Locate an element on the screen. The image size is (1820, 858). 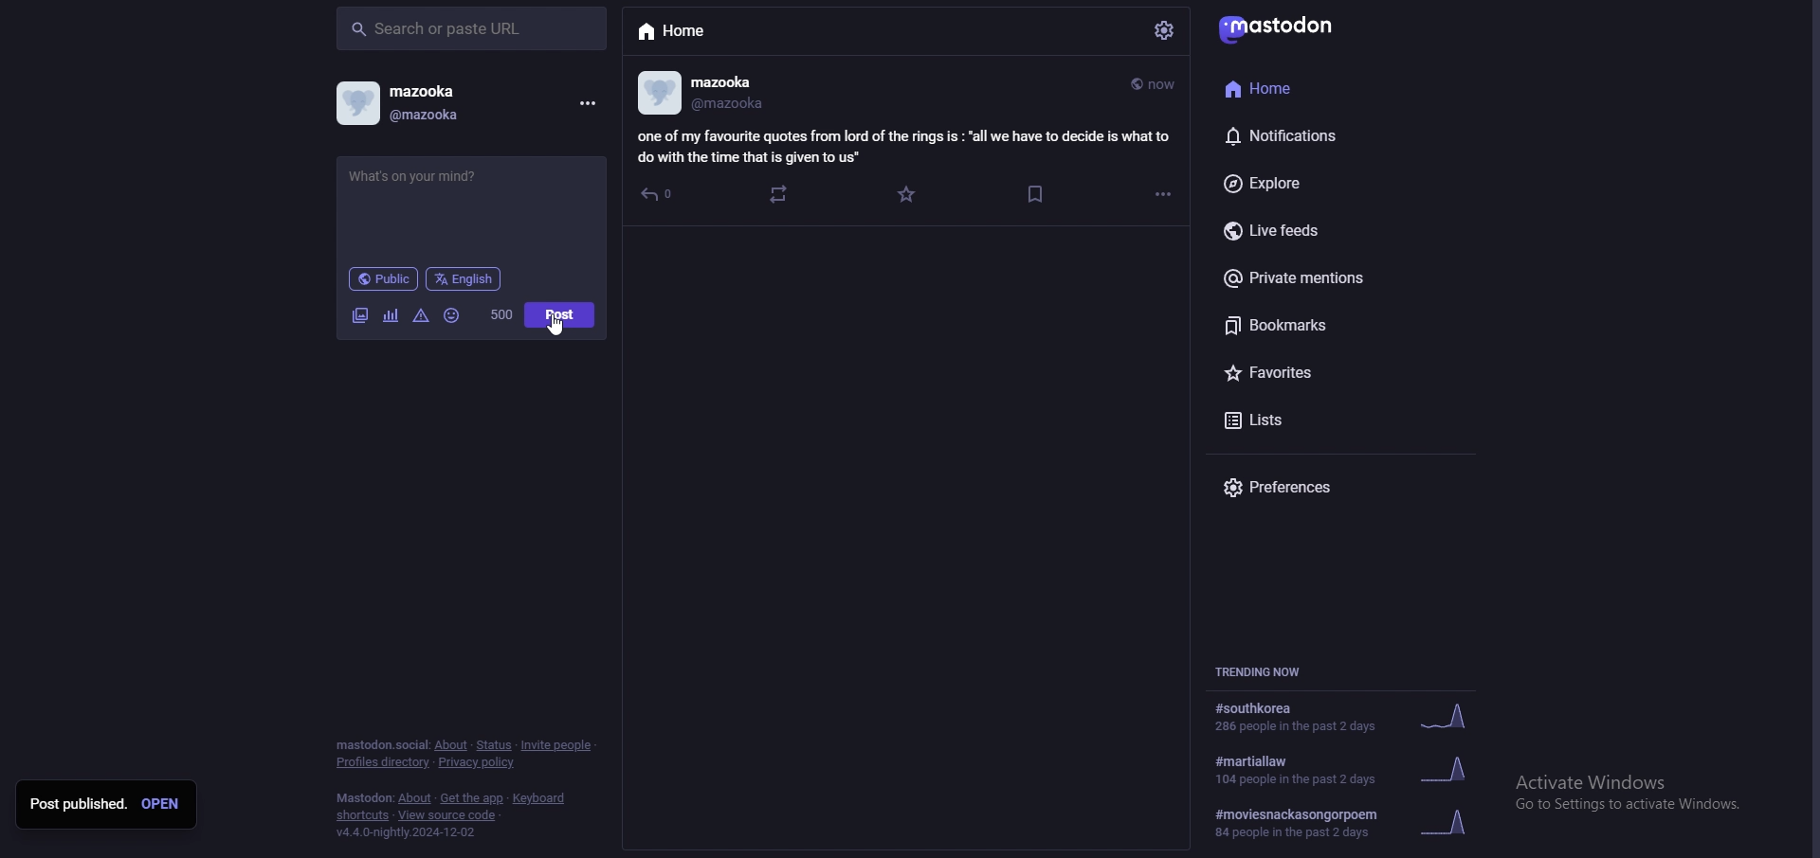
trending is located at coordinates (1343, 716).